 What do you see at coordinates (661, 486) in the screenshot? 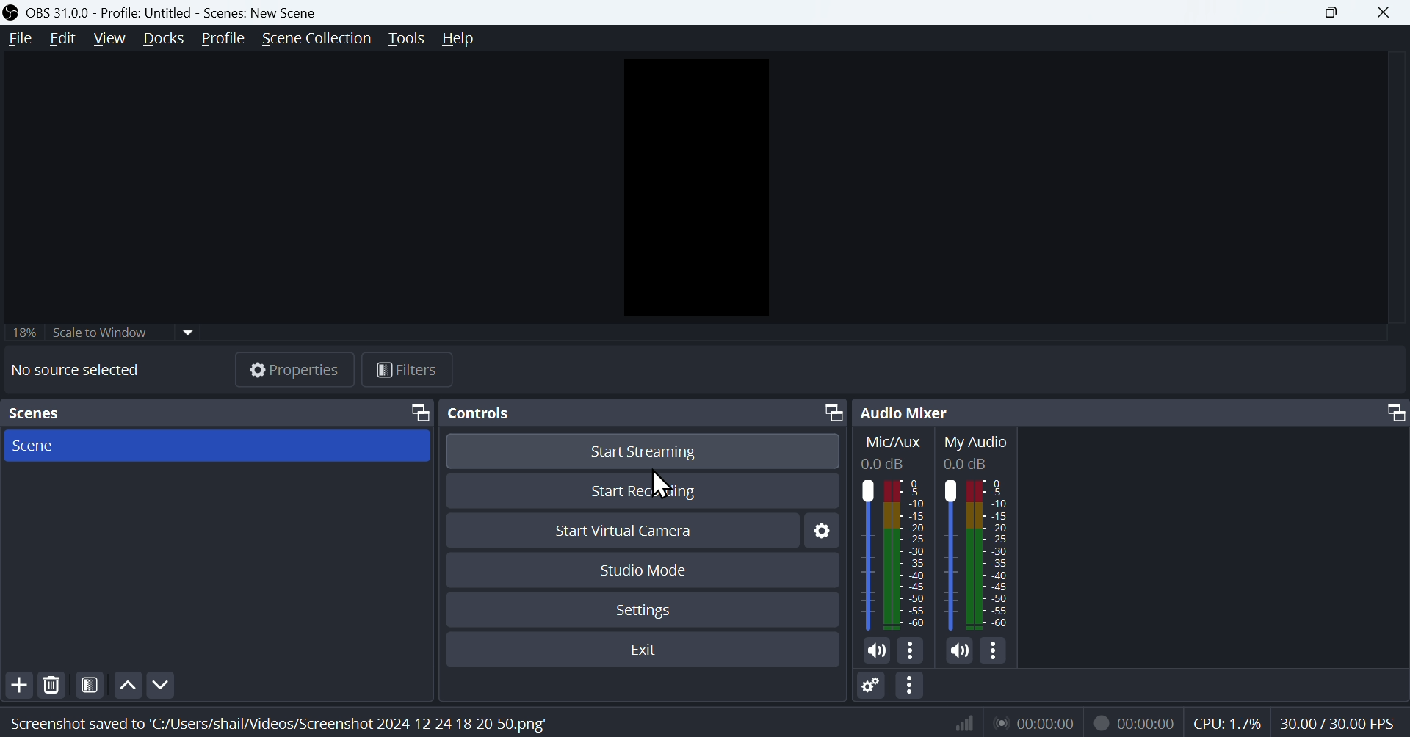
I see `Cursor` at bounding box center [661, 486].